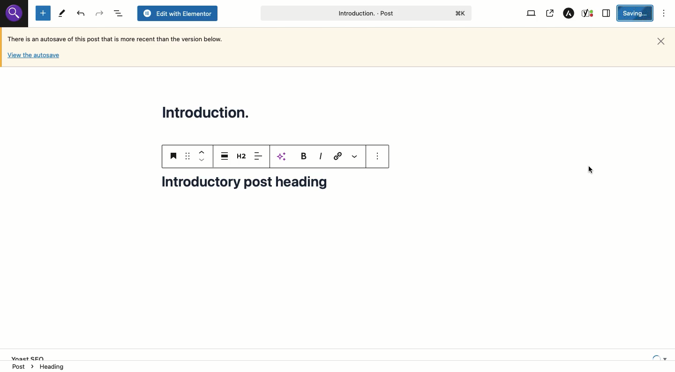  Describe the element at coordinates (118, 38) in the screenshot. I see `Autosave text` at that location.